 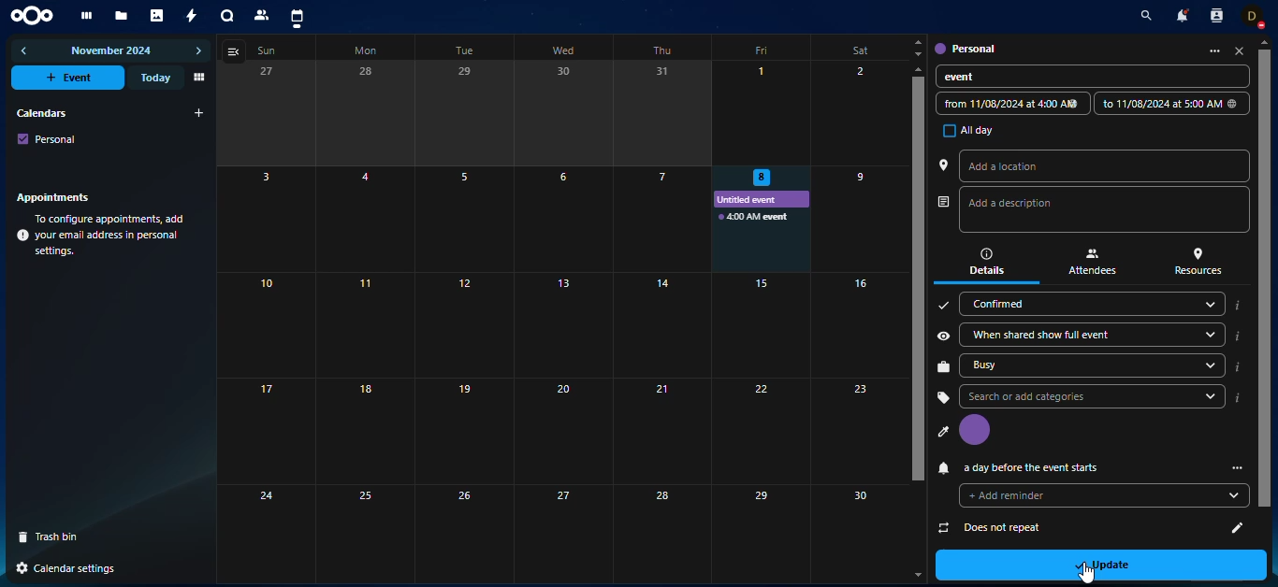 I want to click on calendar, so click(x=297, y=18).